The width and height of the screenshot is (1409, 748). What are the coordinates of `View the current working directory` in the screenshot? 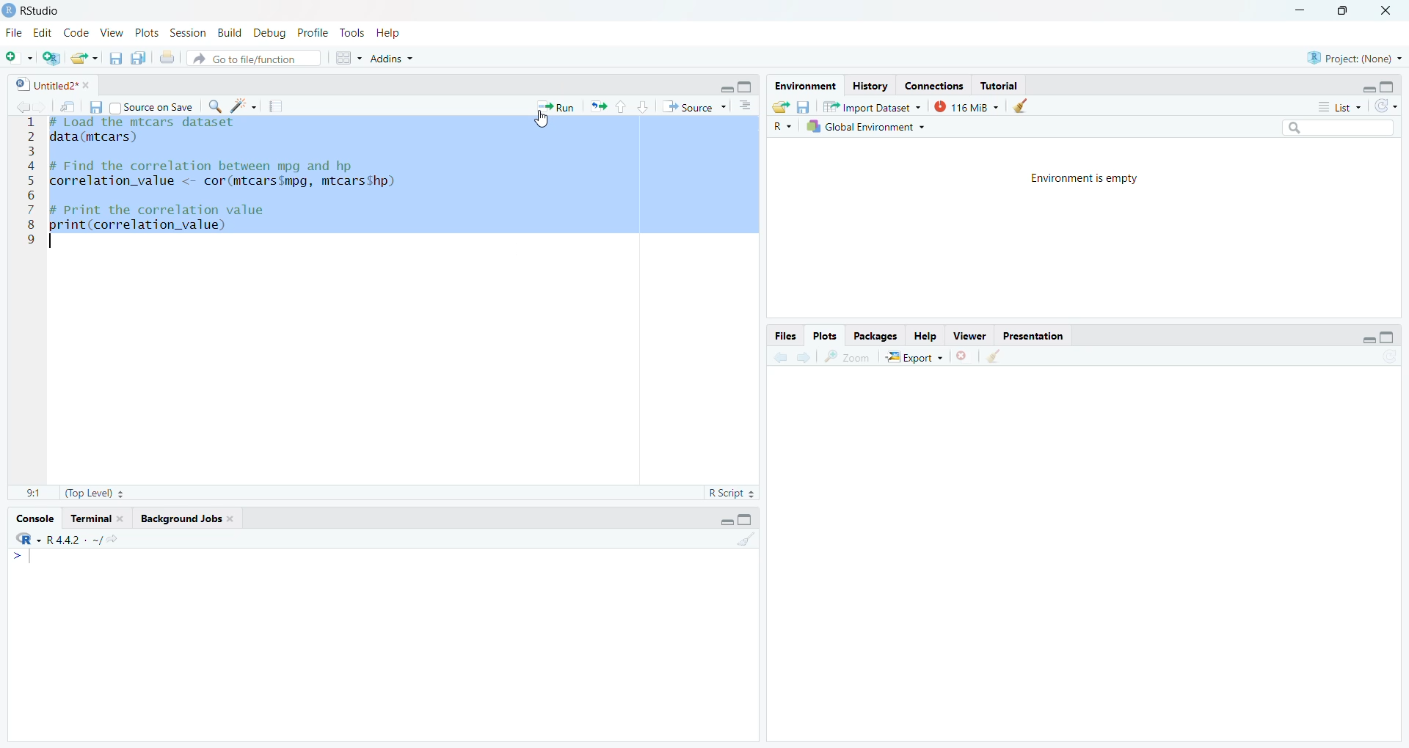 It's located at (114, 539).